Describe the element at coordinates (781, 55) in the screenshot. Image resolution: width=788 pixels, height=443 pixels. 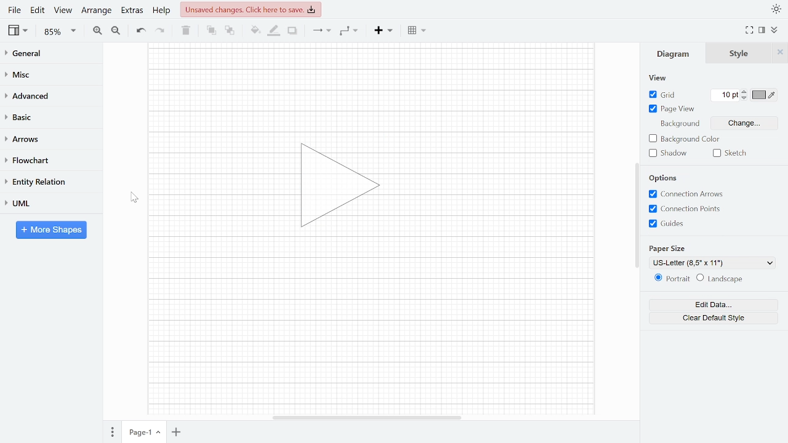
I see `close pane` at that location.